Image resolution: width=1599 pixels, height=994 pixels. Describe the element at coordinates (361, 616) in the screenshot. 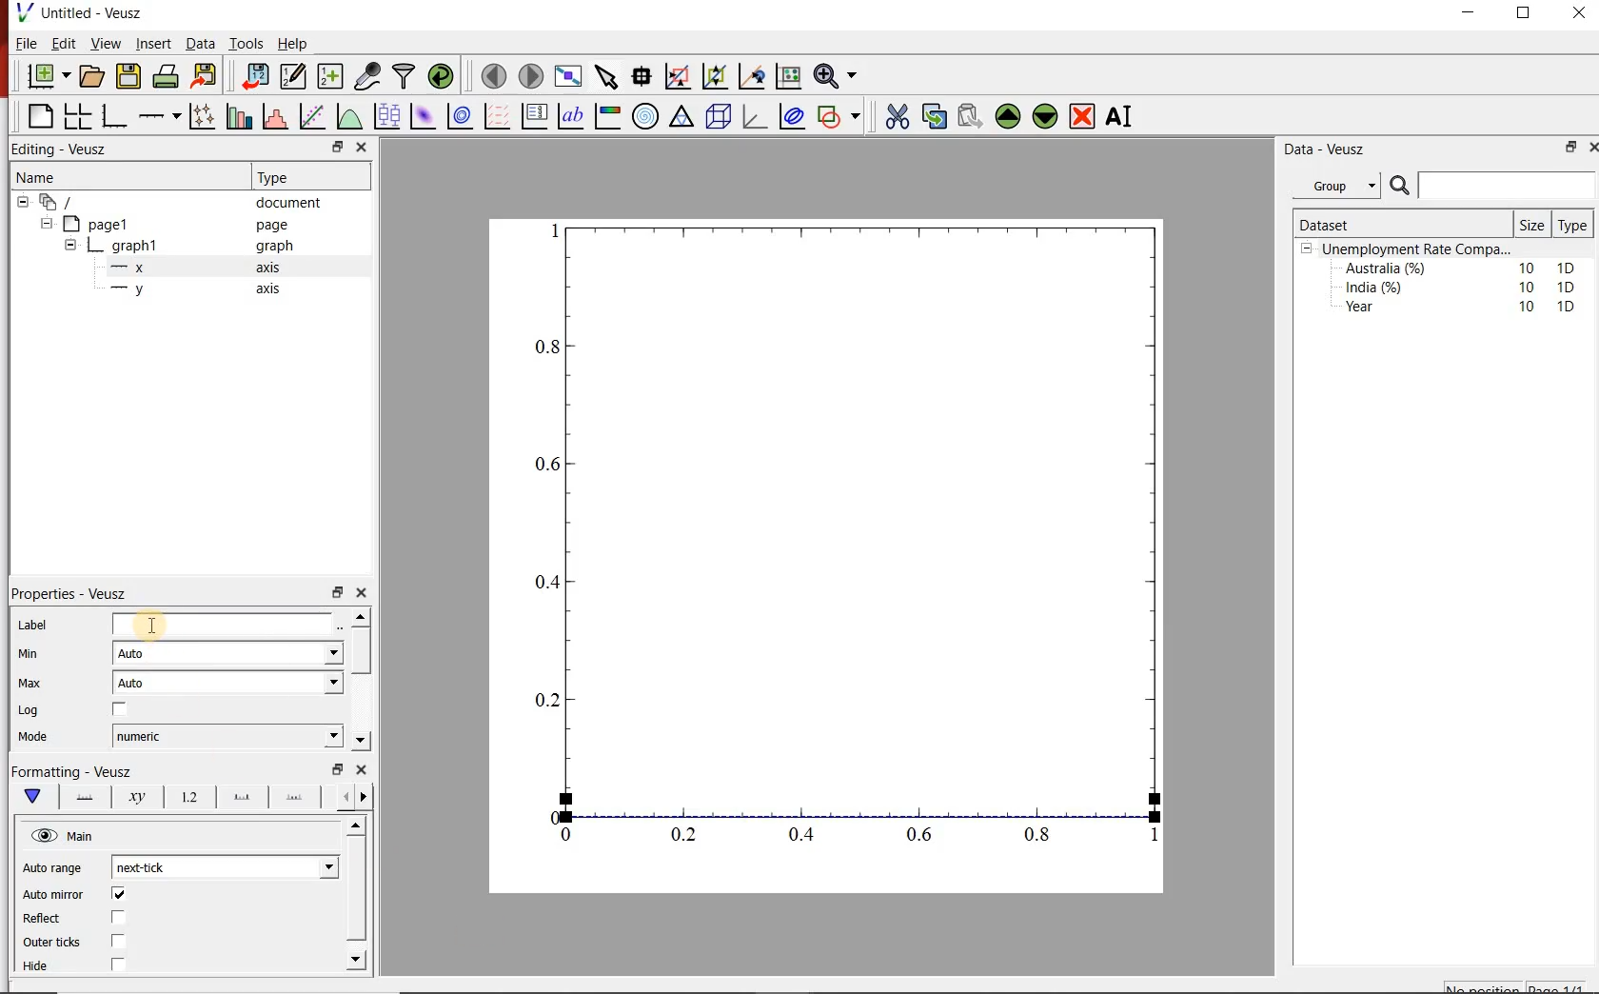

I see `move up` at that location.